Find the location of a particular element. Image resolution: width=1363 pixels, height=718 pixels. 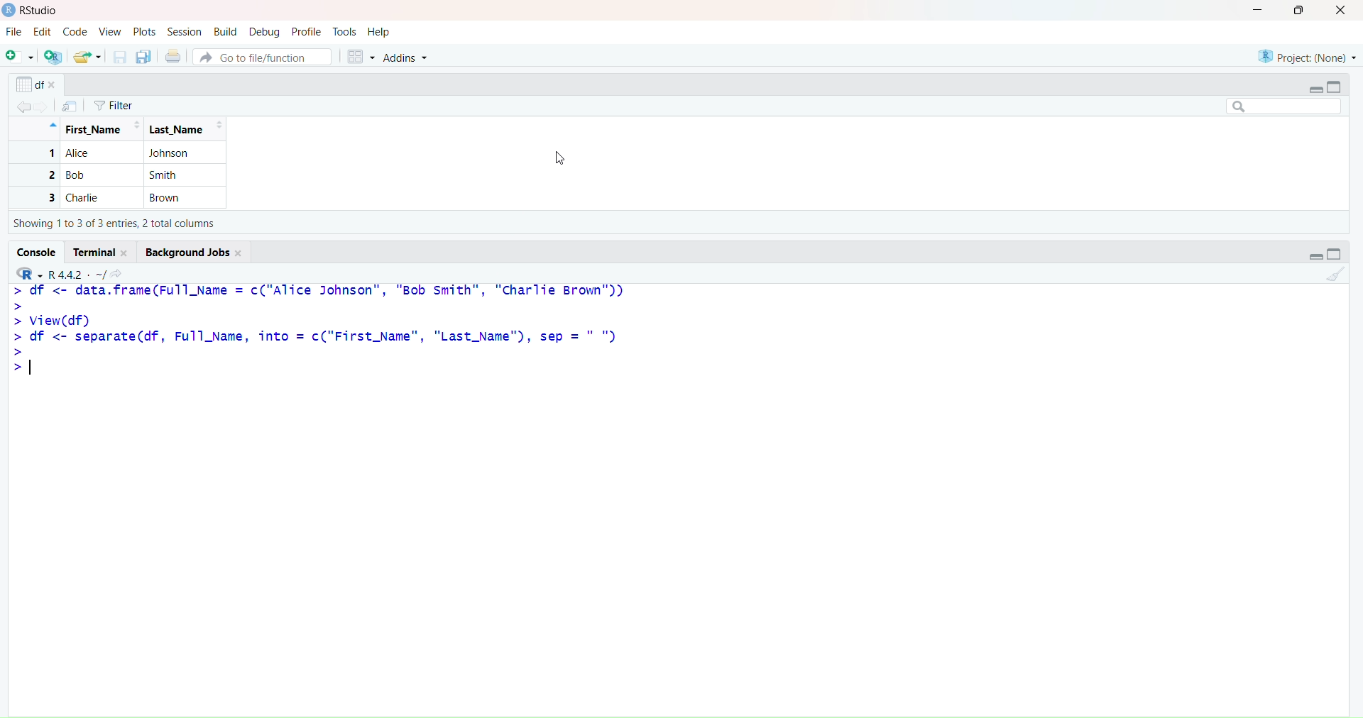

Cursor is located at coordinates (557, 160).